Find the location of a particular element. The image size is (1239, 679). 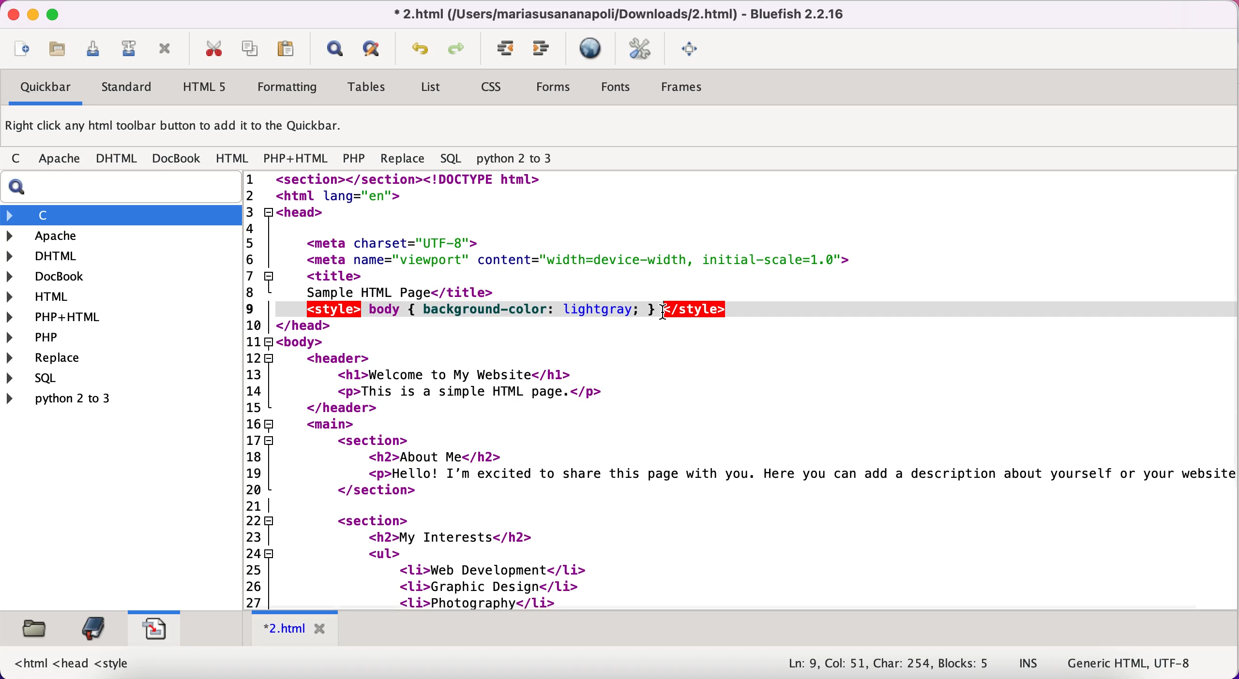

php is located at coordinates (354, 160).